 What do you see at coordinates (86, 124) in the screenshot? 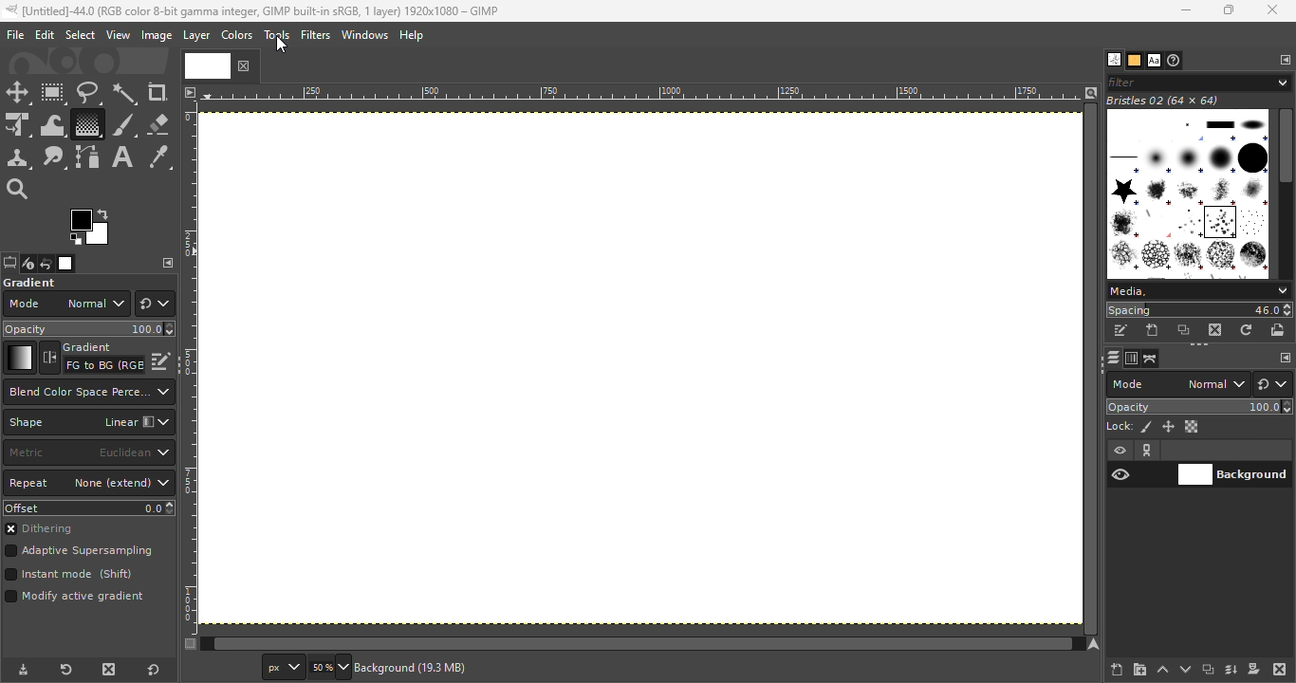
I see `Gradient tool` at bounding box center [86, 124].